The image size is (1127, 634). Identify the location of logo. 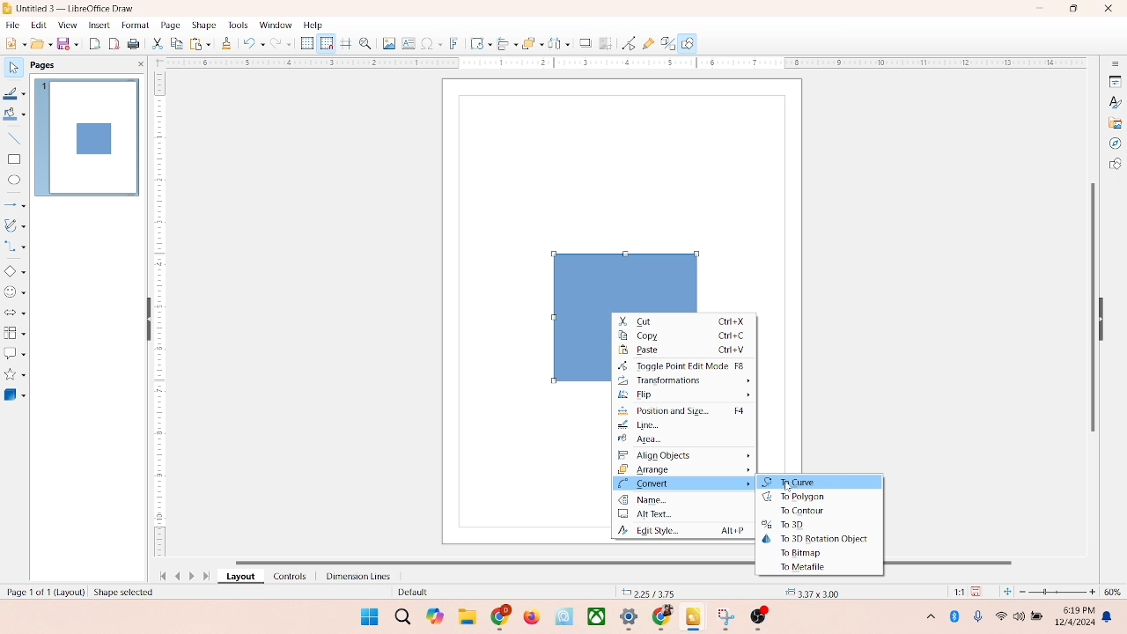
(8, 8).